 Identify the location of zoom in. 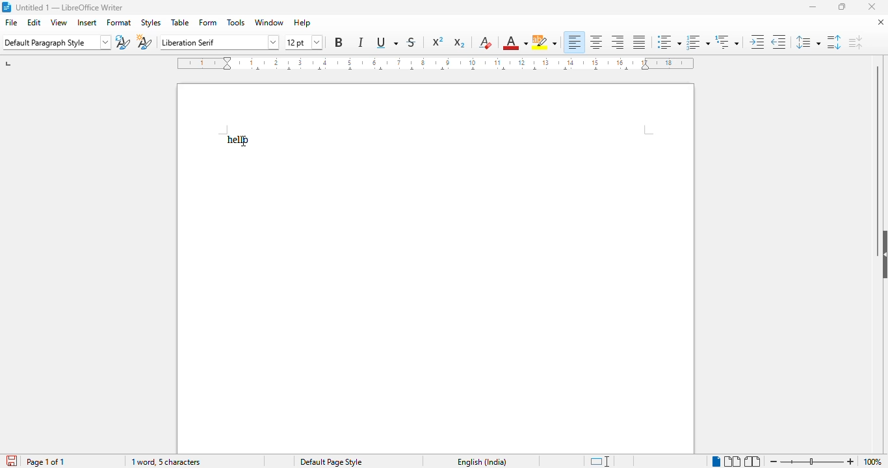
(851, 461).